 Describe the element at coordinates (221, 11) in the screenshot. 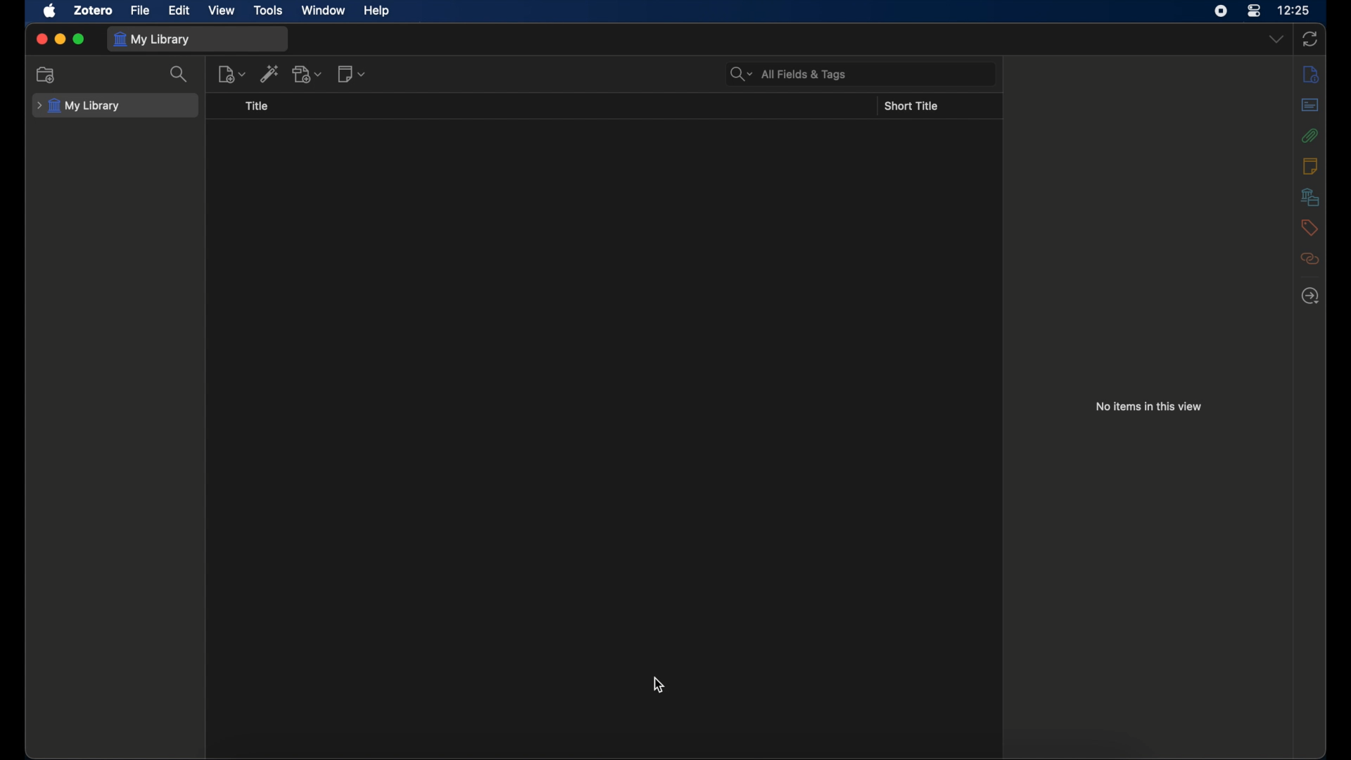

I see `view` at that location.